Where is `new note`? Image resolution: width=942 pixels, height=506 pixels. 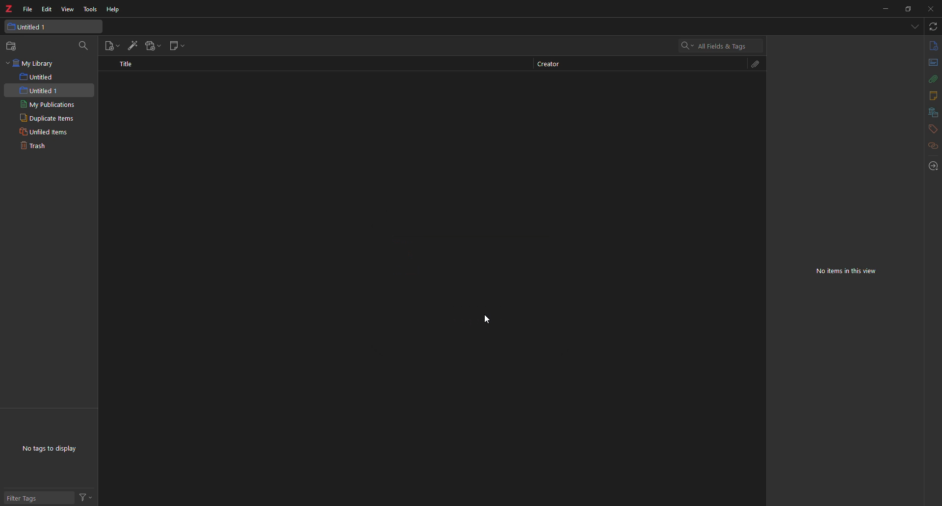 new note is located at coordinates (178, 46).